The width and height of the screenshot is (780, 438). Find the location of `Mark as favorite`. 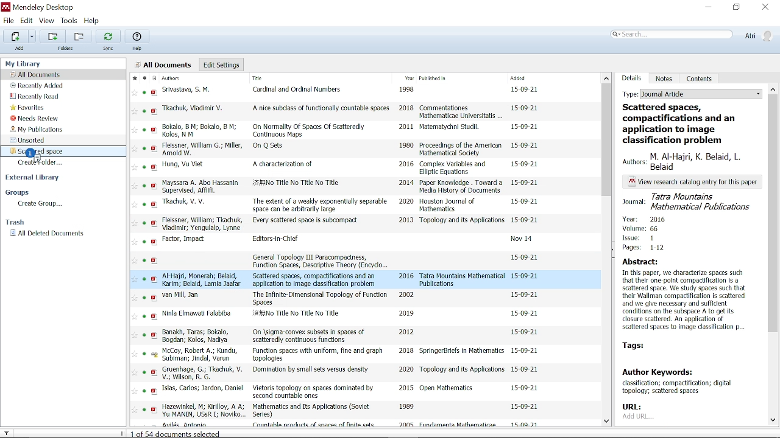

Mark as favorite is located at coordinates (133, 78).